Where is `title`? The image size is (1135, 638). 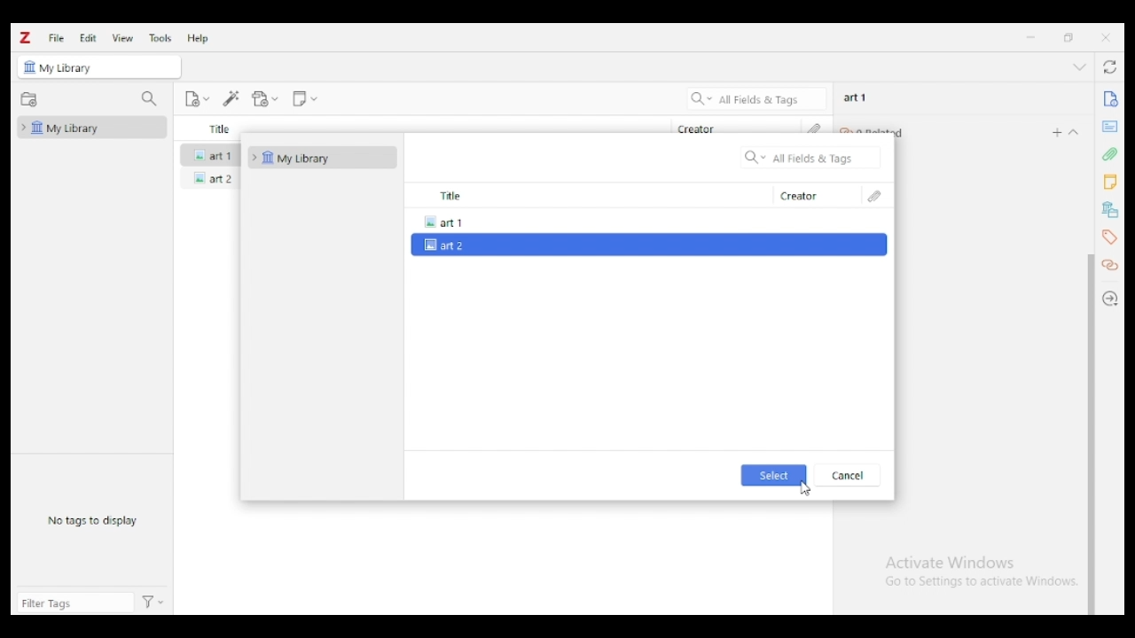
title is located at coordinates (587, 196).